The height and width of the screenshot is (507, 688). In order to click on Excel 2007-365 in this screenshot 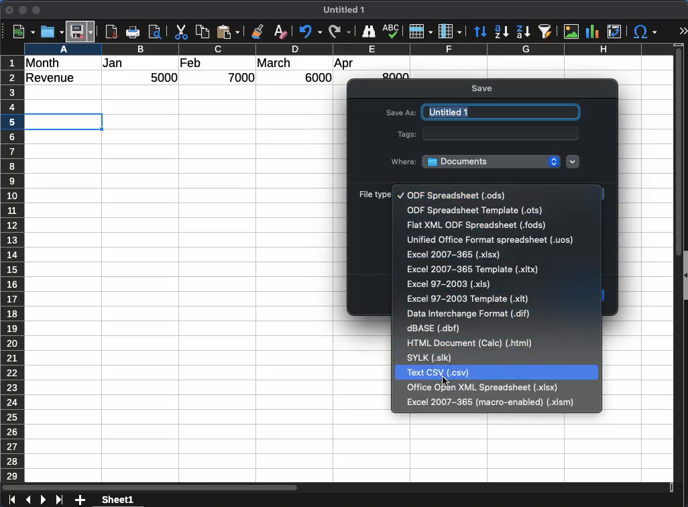, I will do `click(473, 270)`.